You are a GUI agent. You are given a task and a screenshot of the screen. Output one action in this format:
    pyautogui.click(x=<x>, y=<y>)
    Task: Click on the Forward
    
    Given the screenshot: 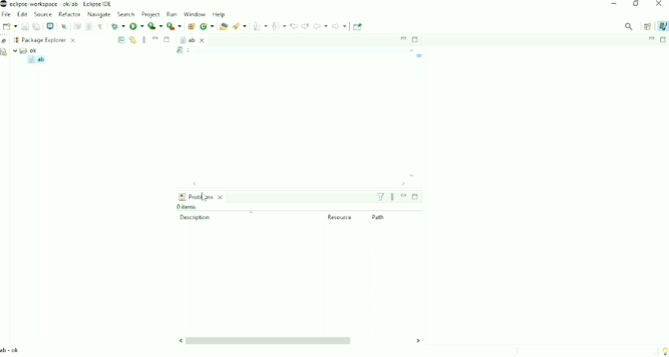 What is the action you would take?
    pyautogui.click(x=339, y=26)
    